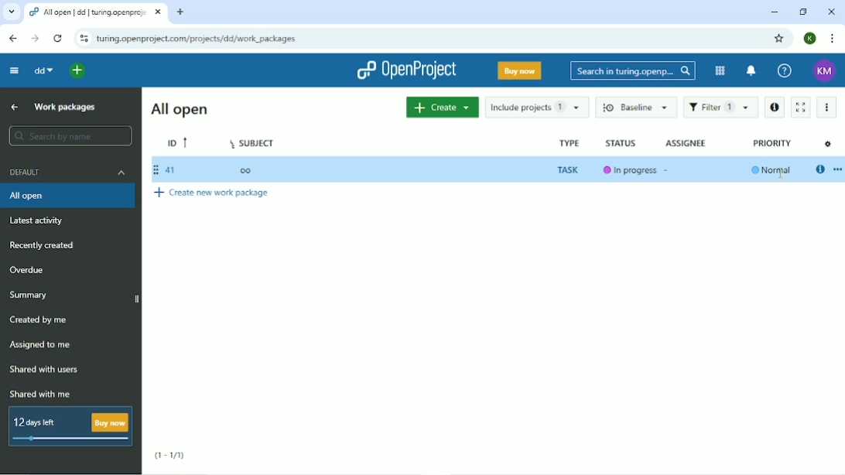  Describe the element at coordinates (15, 107) in the screenshot. I see `Up` at that location.